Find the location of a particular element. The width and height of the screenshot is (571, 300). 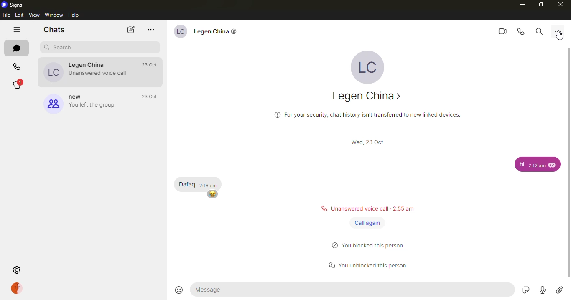

record is located at coordinates (543, 291).